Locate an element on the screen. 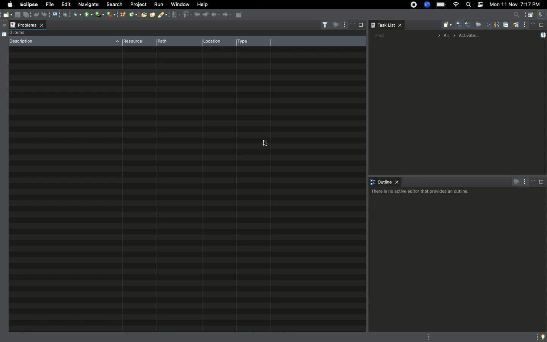 This screenshot has width=547, height=342. Categorized is located at coordinates (460, 25).